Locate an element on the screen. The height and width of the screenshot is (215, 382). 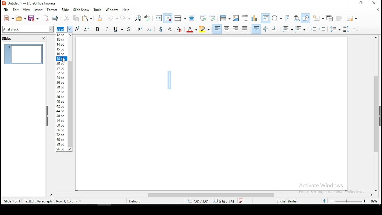
Decrease Line Spacing is located at coordinates (356, 29).